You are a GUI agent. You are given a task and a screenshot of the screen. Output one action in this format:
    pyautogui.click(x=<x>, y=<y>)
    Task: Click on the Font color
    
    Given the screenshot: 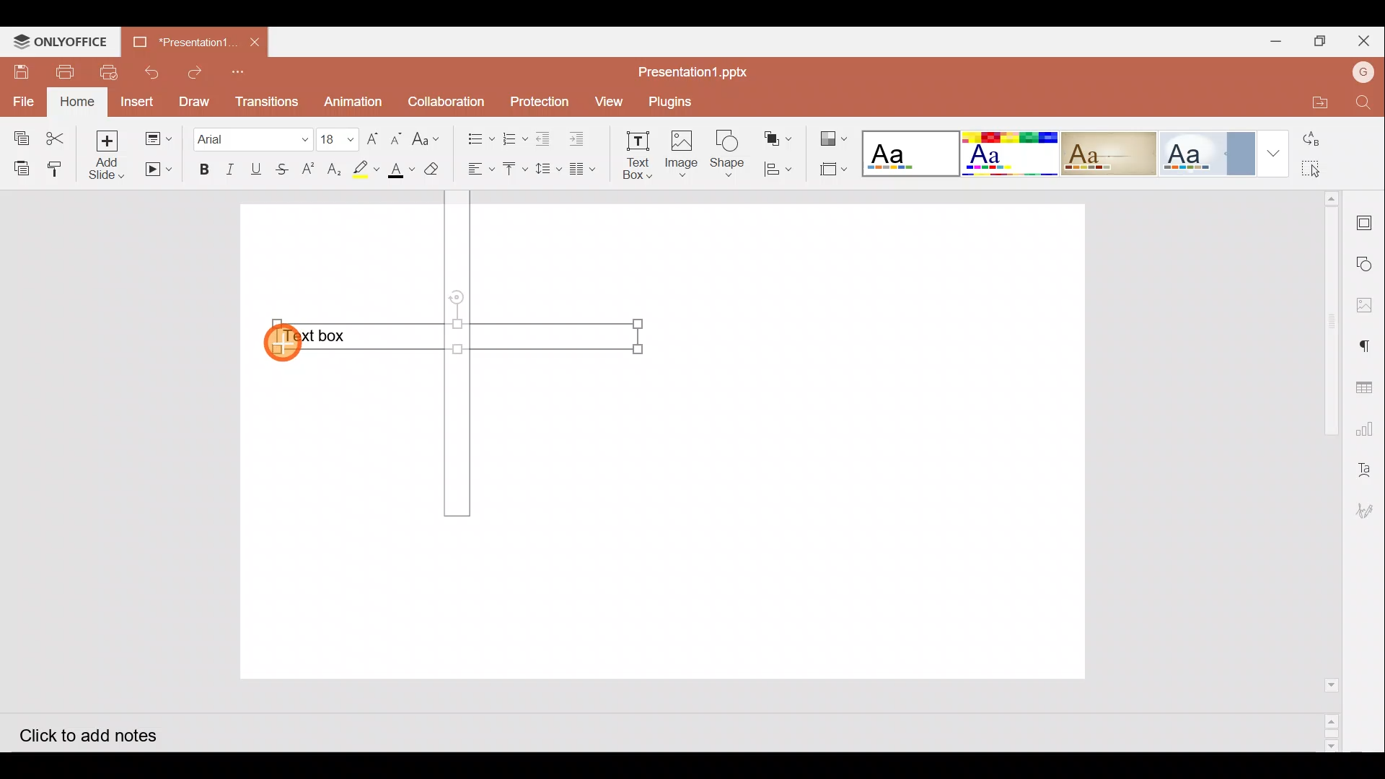 What is the action you would take?
    pyautogui.click(x=399, y=170)
    